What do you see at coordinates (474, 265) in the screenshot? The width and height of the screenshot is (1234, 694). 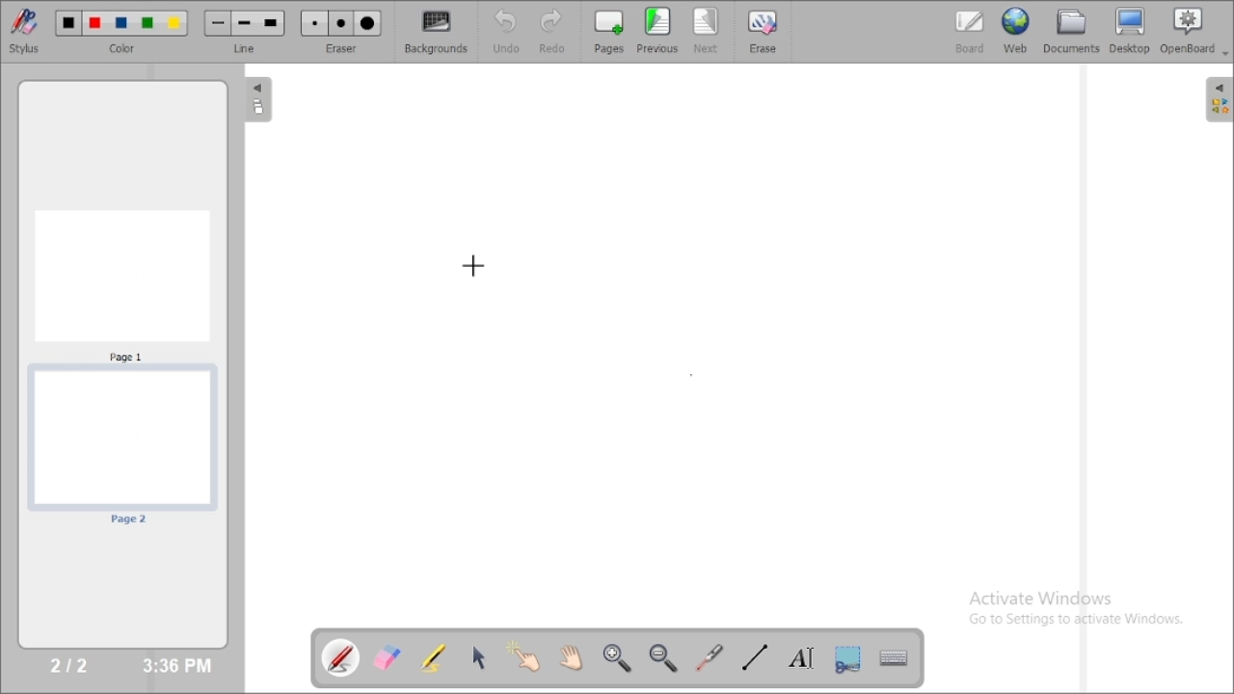 I see `cursor` at bounding box center [474, 265].